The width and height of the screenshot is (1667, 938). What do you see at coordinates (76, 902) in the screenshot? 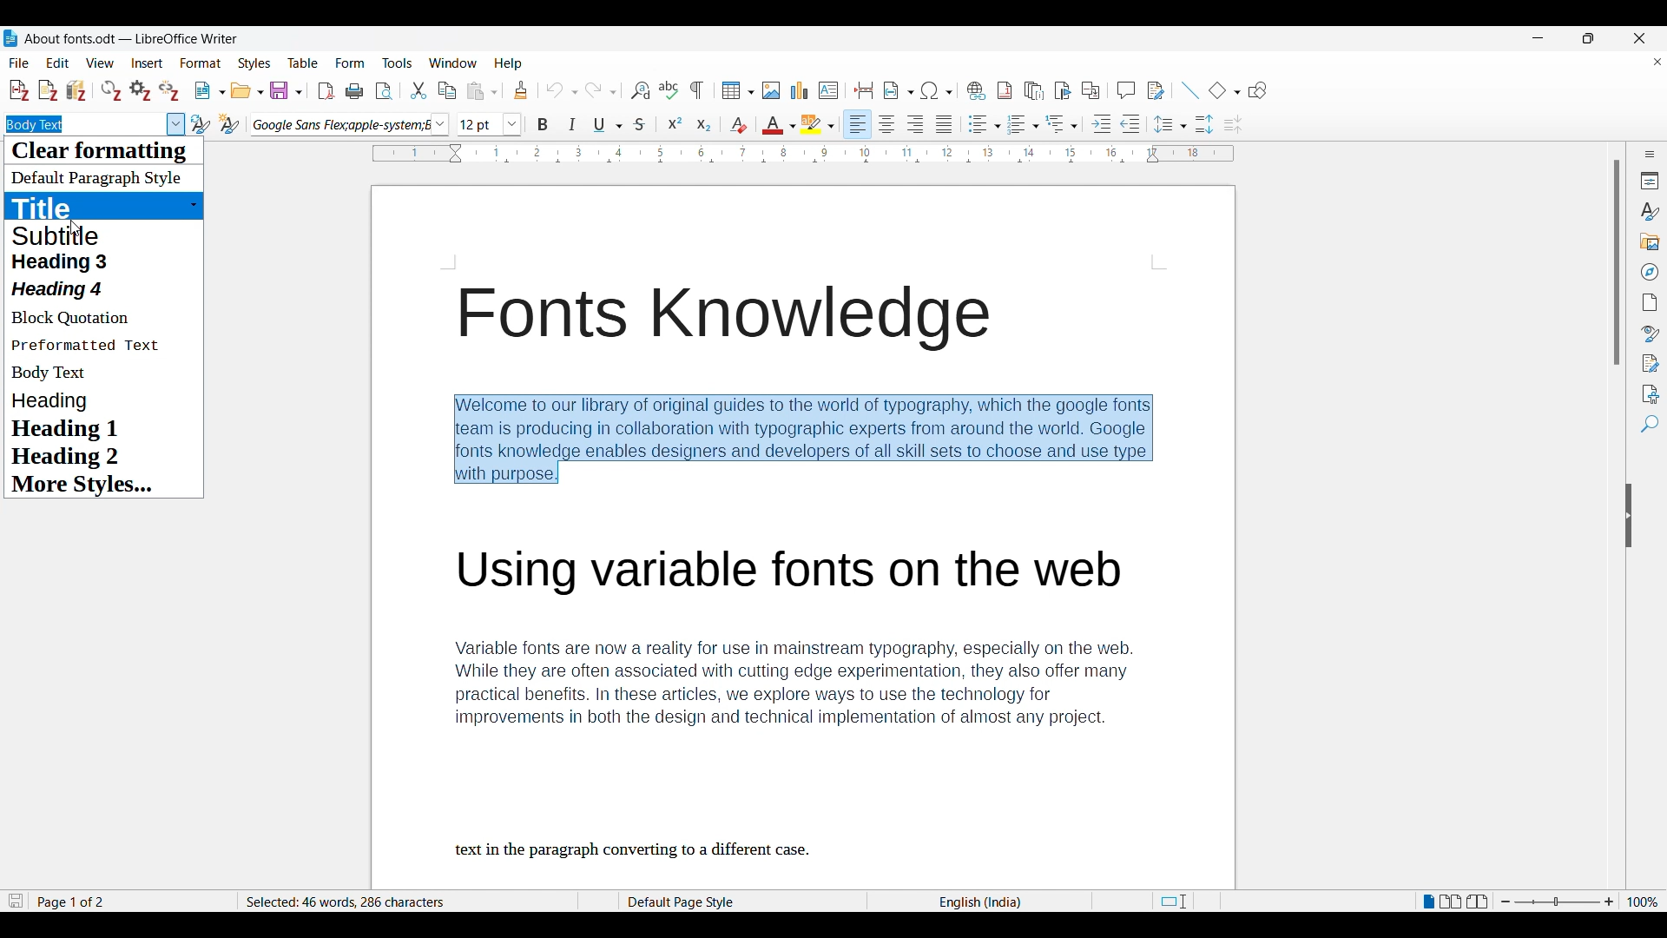
I see `Status bar details about current document` at bounding box center [76, 902].